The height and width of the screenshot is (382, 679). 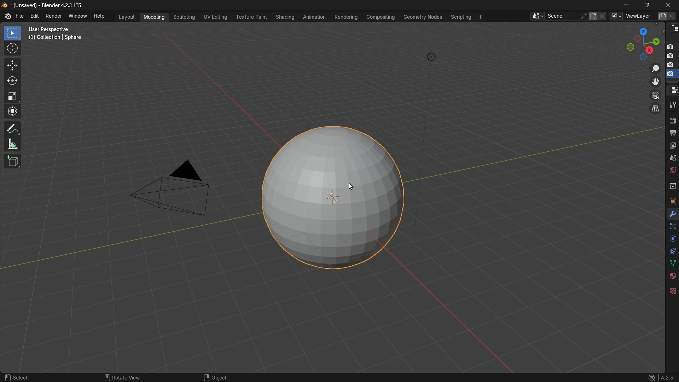 What do you see at coordinates (646, 5) in the screenshot?
I see `maximize or restore` at bounding box center [646, 5].